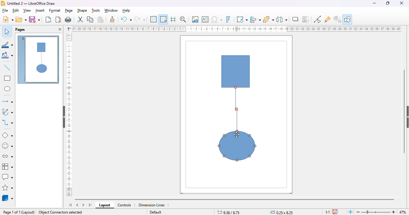 This screenshot has width=409, height=215. What do you see at coordinates (125, 205) in the screenshot?
I see `controls` at bounding box center [125, 205].